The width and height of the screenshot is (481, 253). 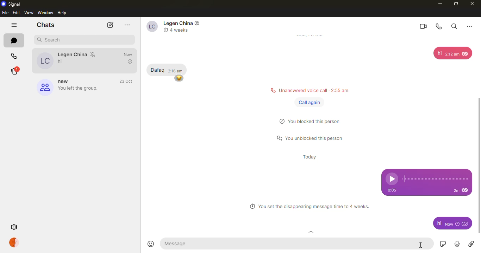 What do you see at coordinates (455, 4) in the screenshot?
I see `maximize` at bounding box center [455, 4].